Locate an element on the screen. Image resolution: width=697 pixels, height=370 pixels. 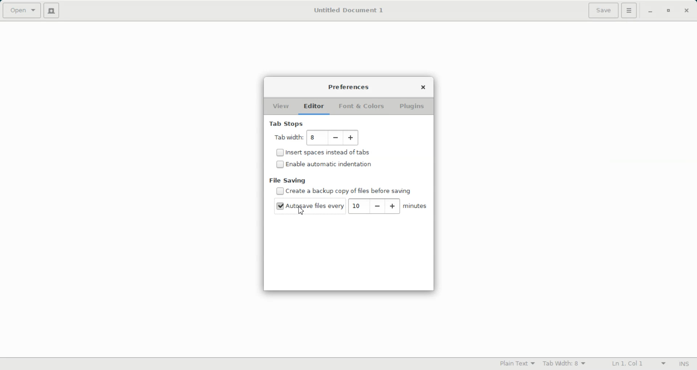
Plain Text is located at coordinates (517, 363).